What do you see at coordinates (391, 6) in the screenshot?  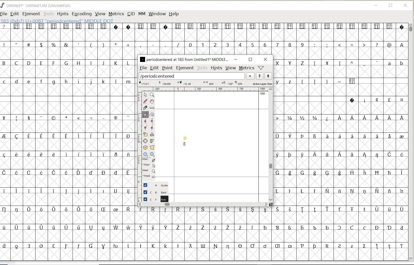 I see `RESTORE` at bounding box center [391, 6].